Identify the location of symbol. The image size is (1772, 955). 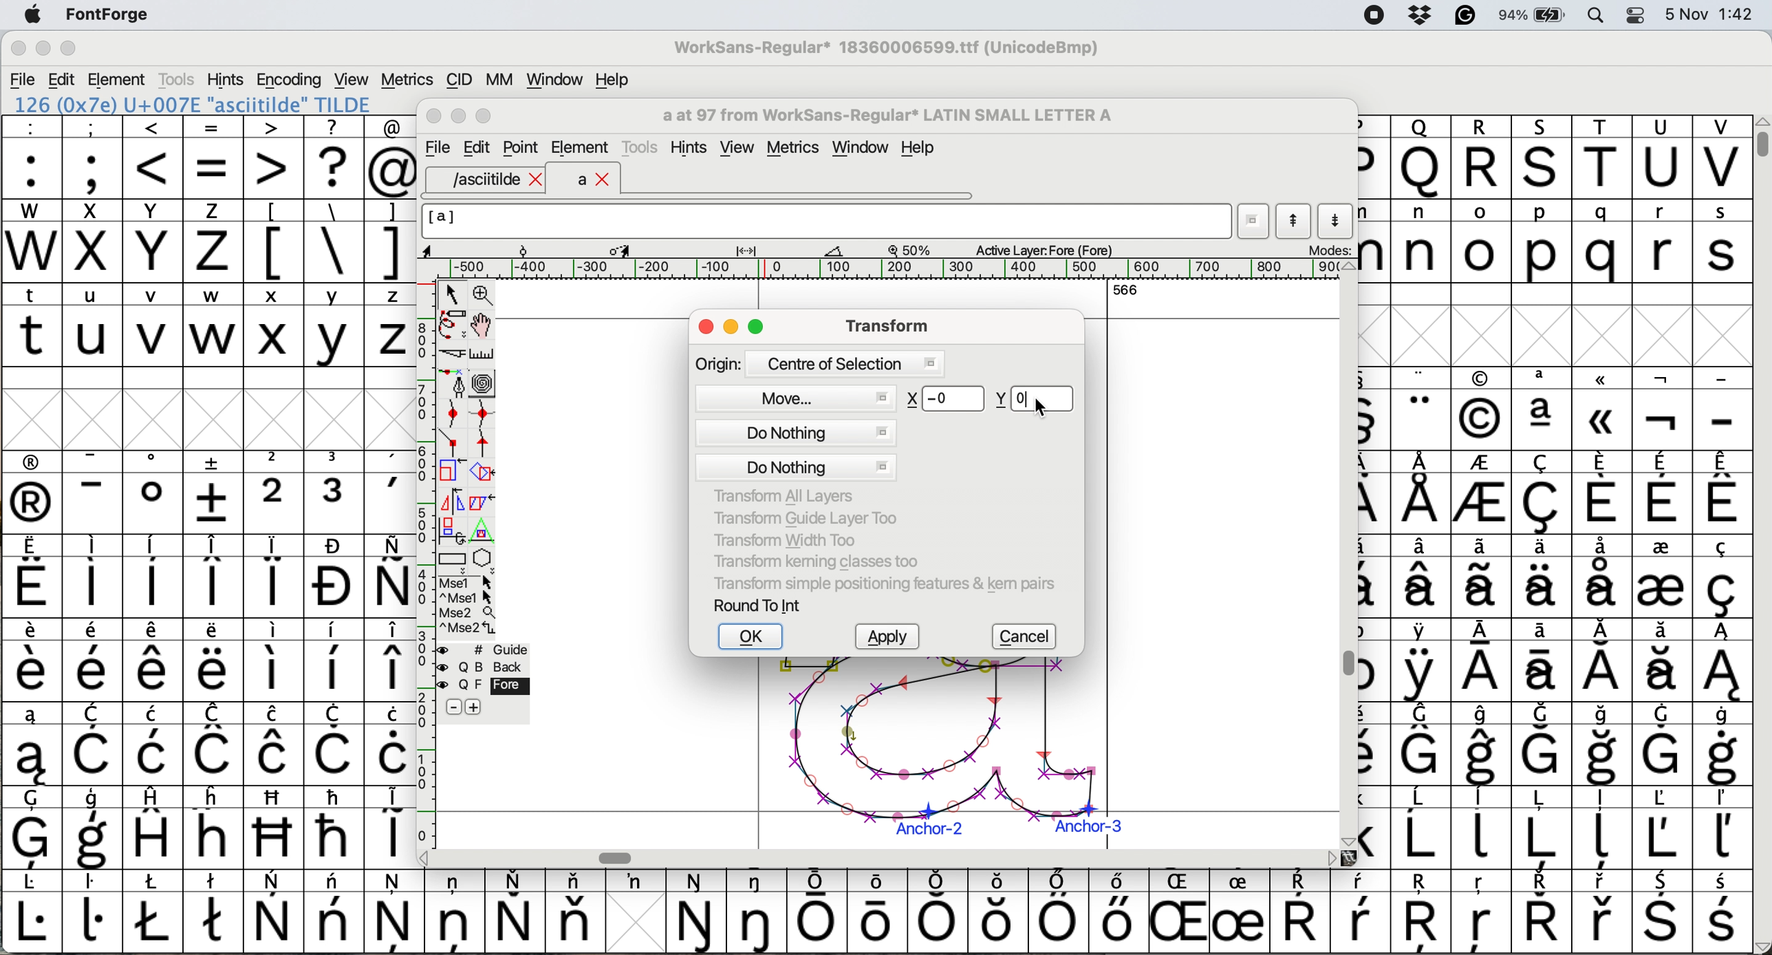
(455, 910).